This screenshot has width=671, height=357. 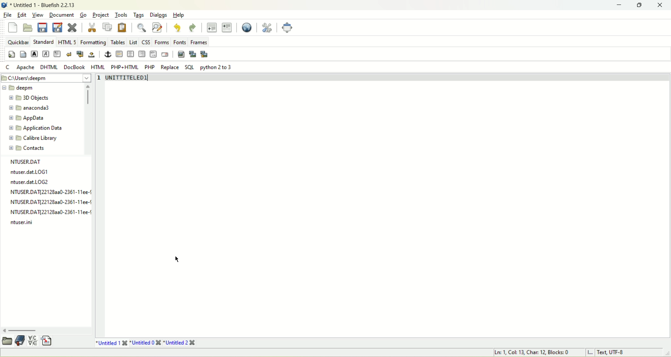 What do you see at coordinates (165, 53) in the screenshot?
I see `email` at bounding box center [165, 53].